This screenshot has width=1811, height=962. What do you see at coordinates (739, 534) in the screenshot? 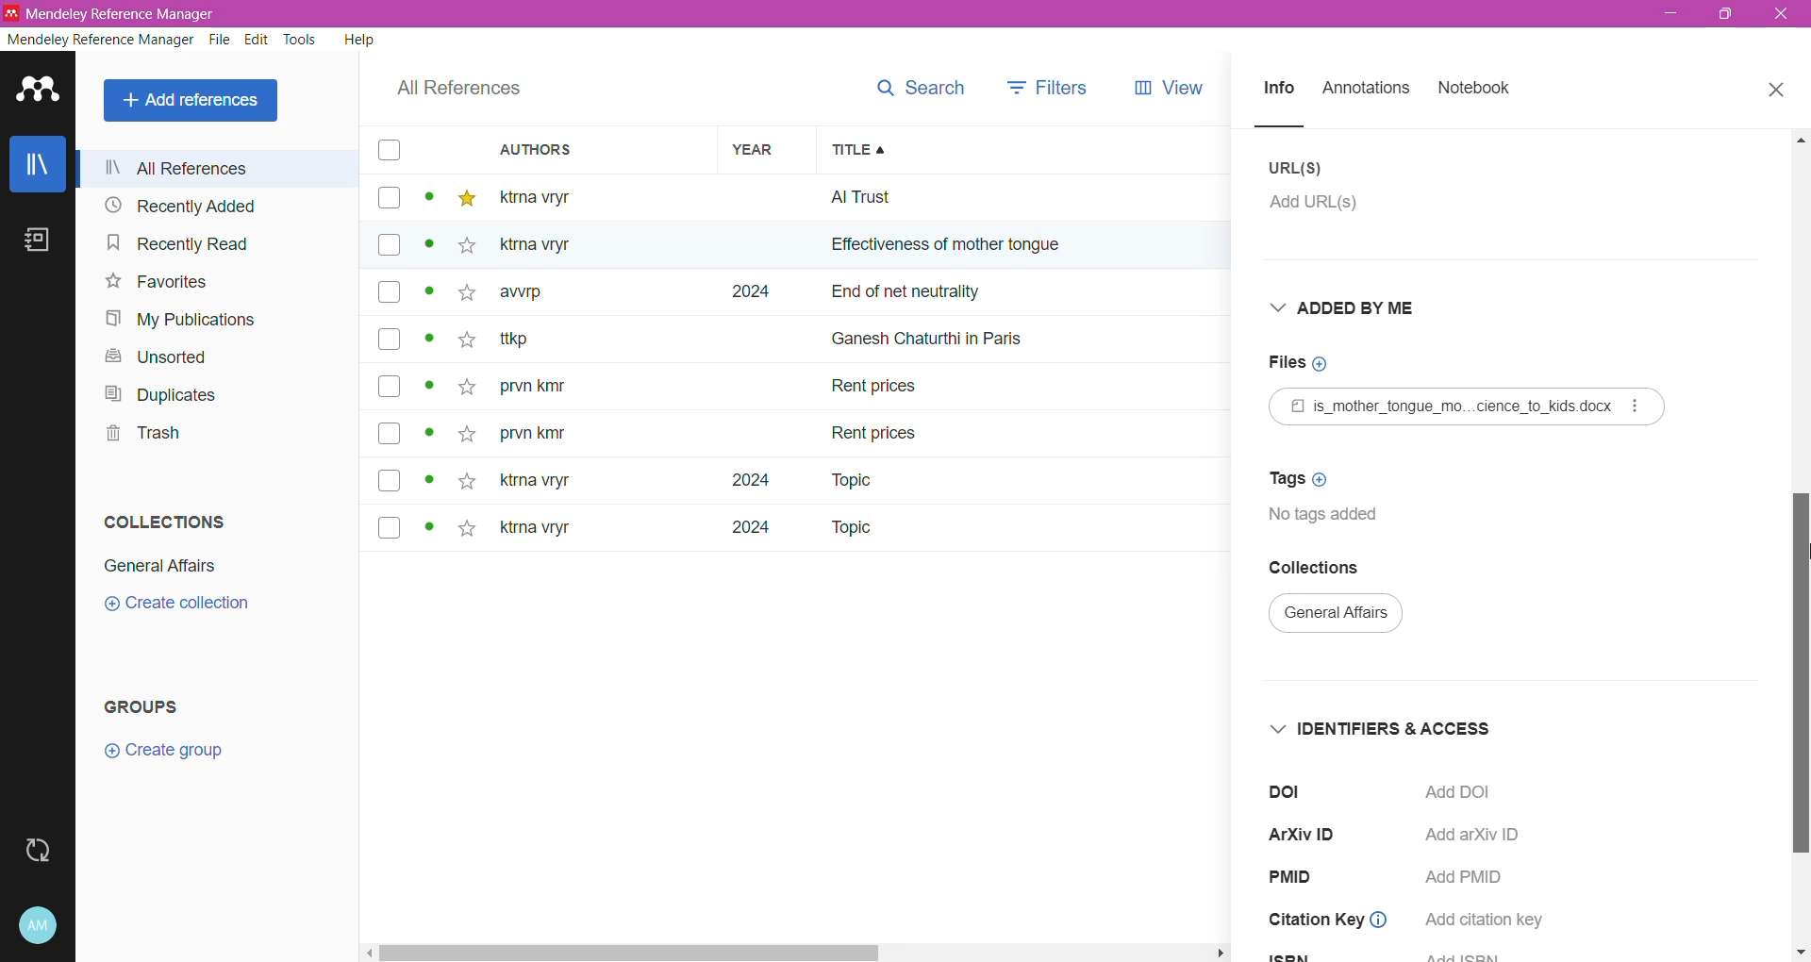
I see `2024` at bounding box center [739, 534].